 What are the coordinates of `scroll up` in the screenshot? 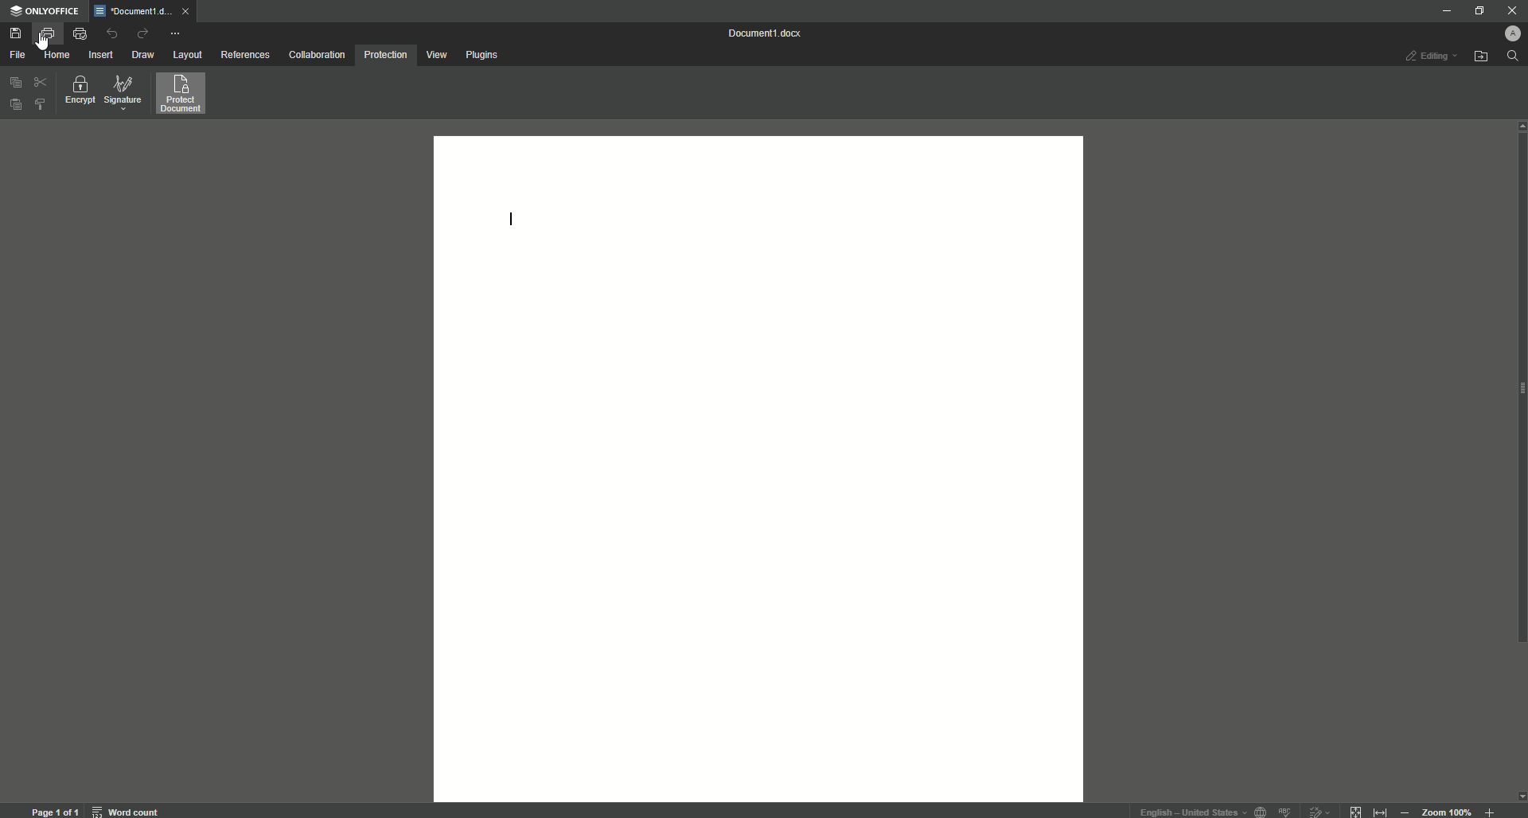 It's located at (1518, 127).